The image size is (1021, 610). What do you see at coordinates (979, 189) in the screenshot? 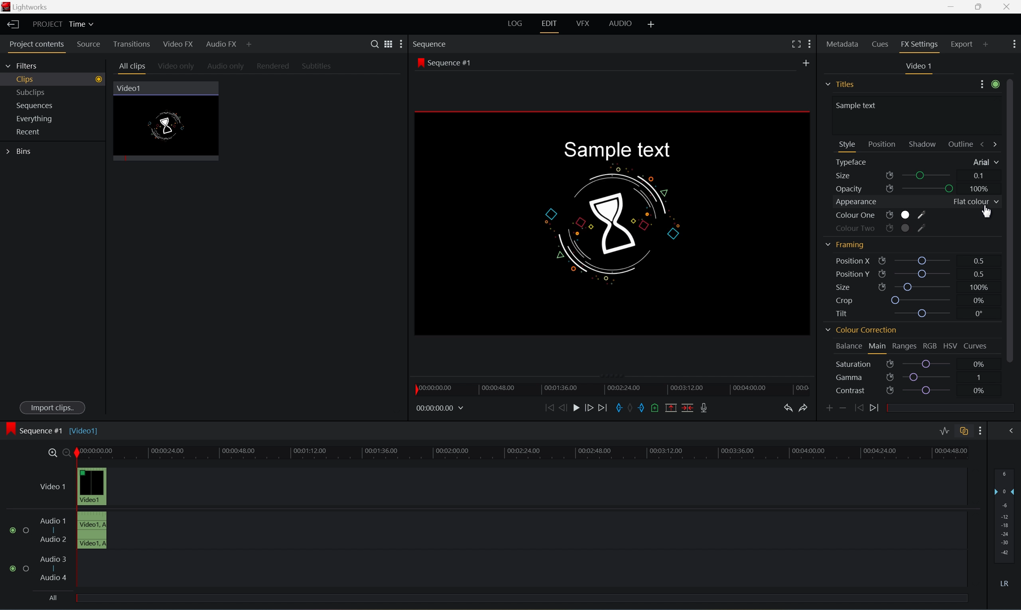
I see `100%` at bounding box center [979, 189].